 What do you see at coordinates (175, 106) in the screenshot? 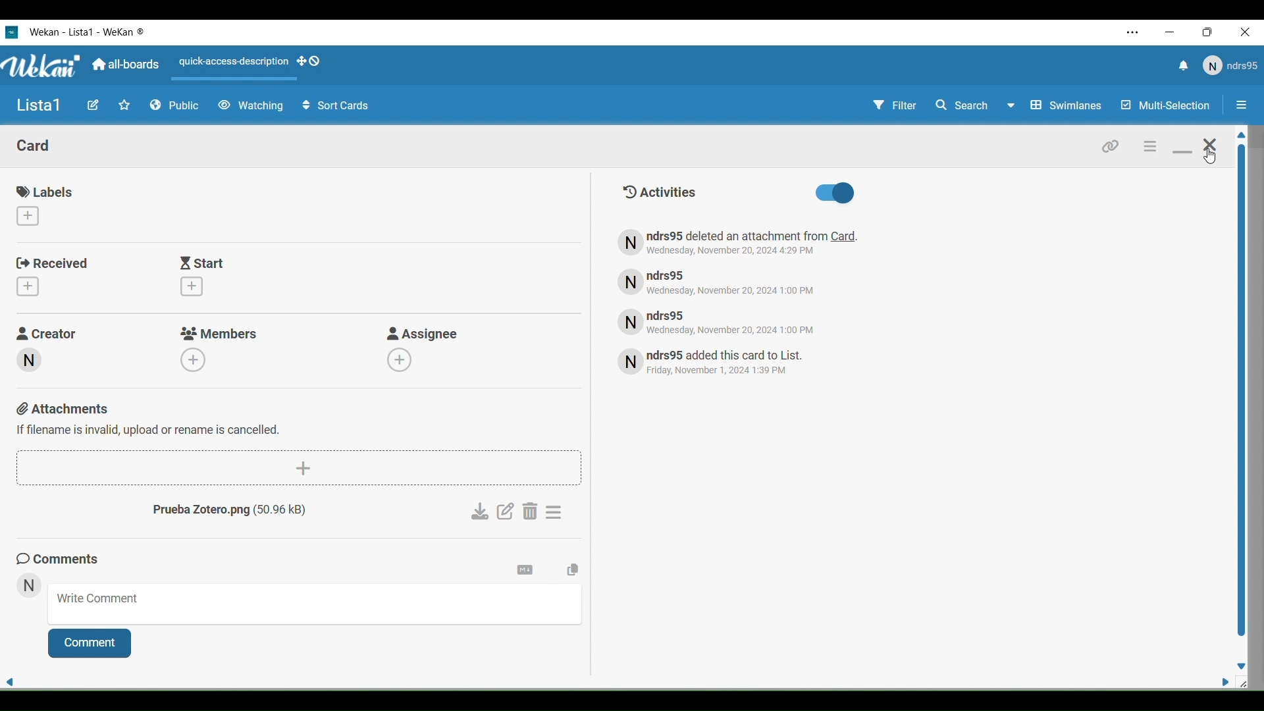
I see `Public` at bounding box center [175, 106].